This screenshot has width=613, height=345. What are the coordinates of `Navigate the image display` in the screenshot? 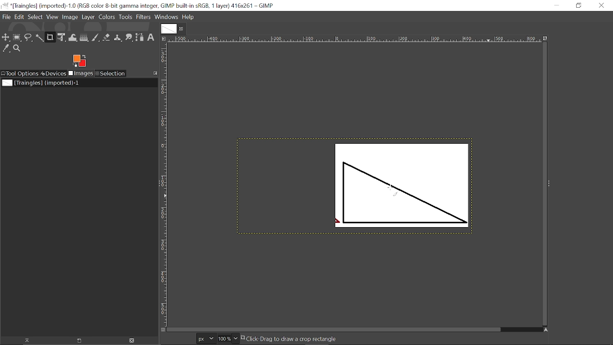 It's located at (546, 330).